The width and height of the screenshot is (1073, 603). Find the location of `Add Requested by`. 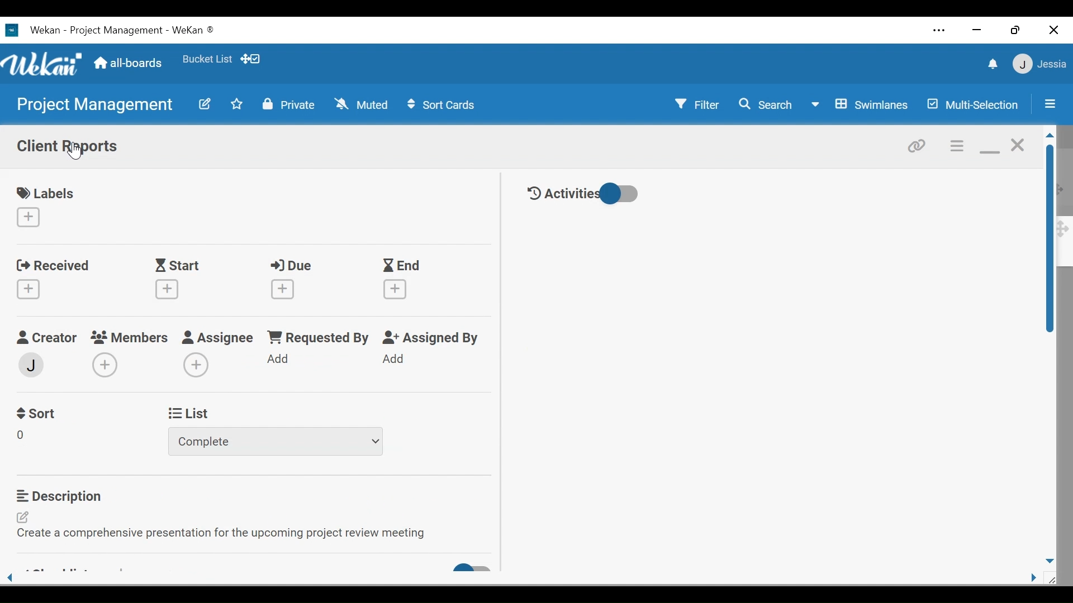

Add Requested by is located at coordinates (279, 359).